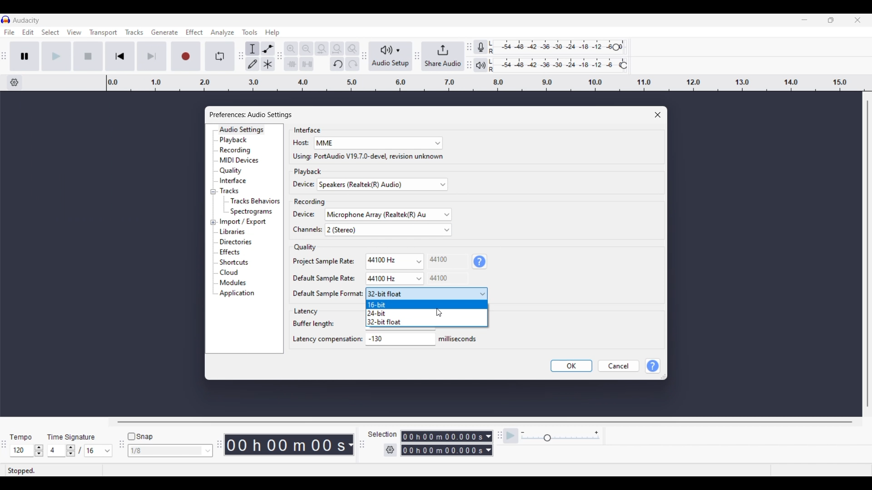 Image resolution: width=872 pixels, height=490 pixels. I want to click on Selected tempo, so click(21, 451).